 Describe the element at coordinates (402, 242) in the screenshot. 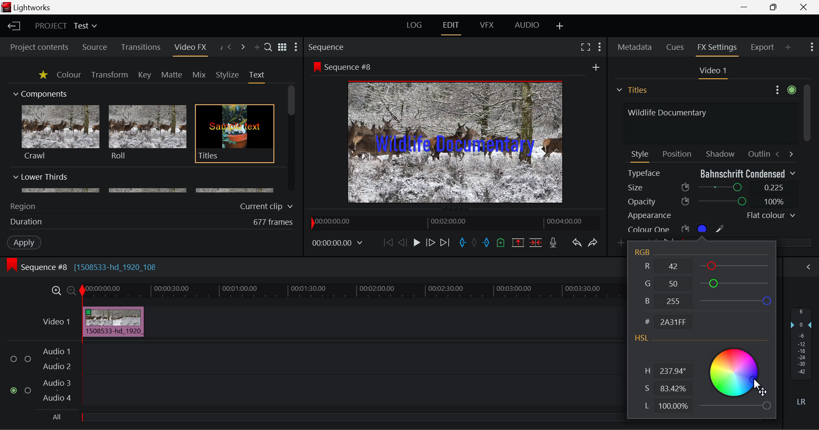

I see `Go Back` at that location.